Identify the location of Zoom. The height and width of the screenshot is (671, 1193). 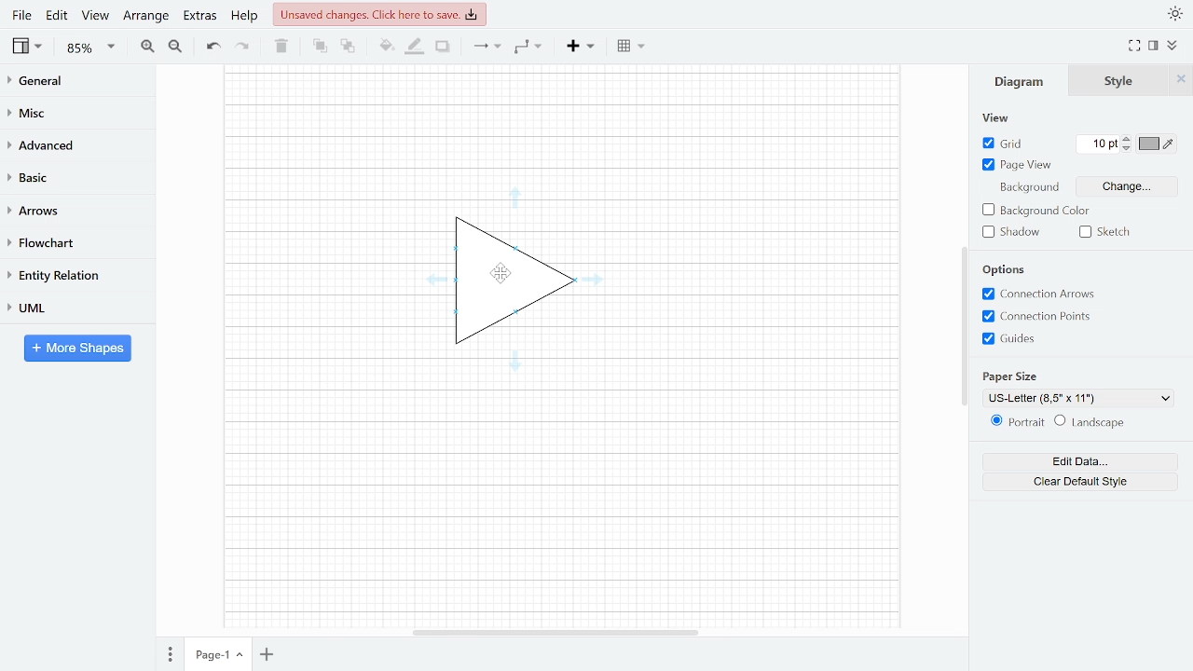
(91, 48).